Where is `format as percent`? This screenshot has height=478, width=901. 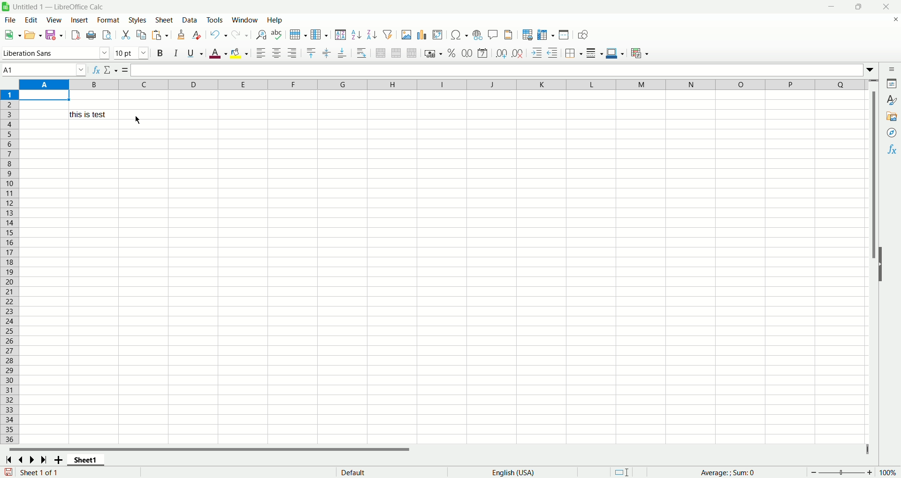
format as percent is located at coordinates (452, 52).